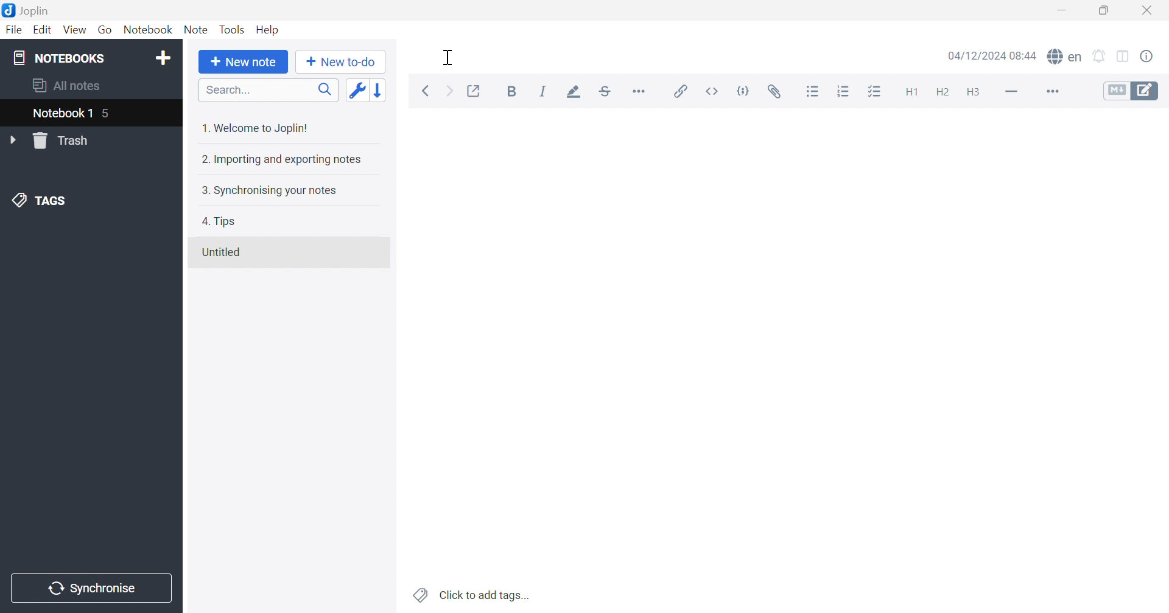 The height and width of the screenshot is (613, 1169). I want to click on 04/12/2024 08:44, so click(991, 55).